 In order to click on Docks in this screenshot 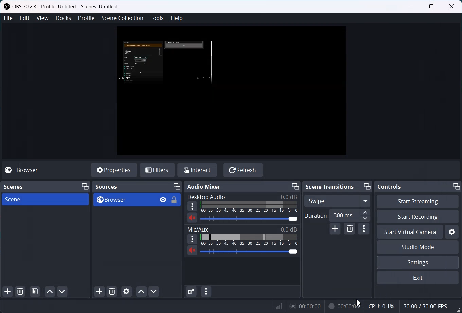, I will do `click(63, 18)`.